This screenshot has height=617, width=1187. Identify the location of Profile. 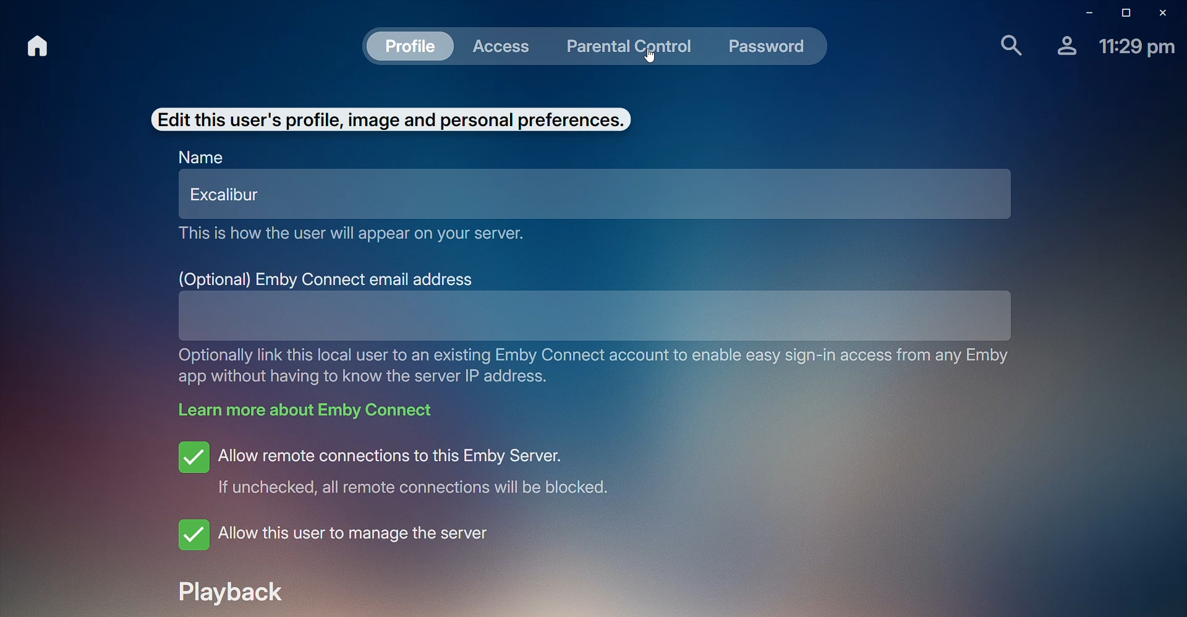
(1063, 50).